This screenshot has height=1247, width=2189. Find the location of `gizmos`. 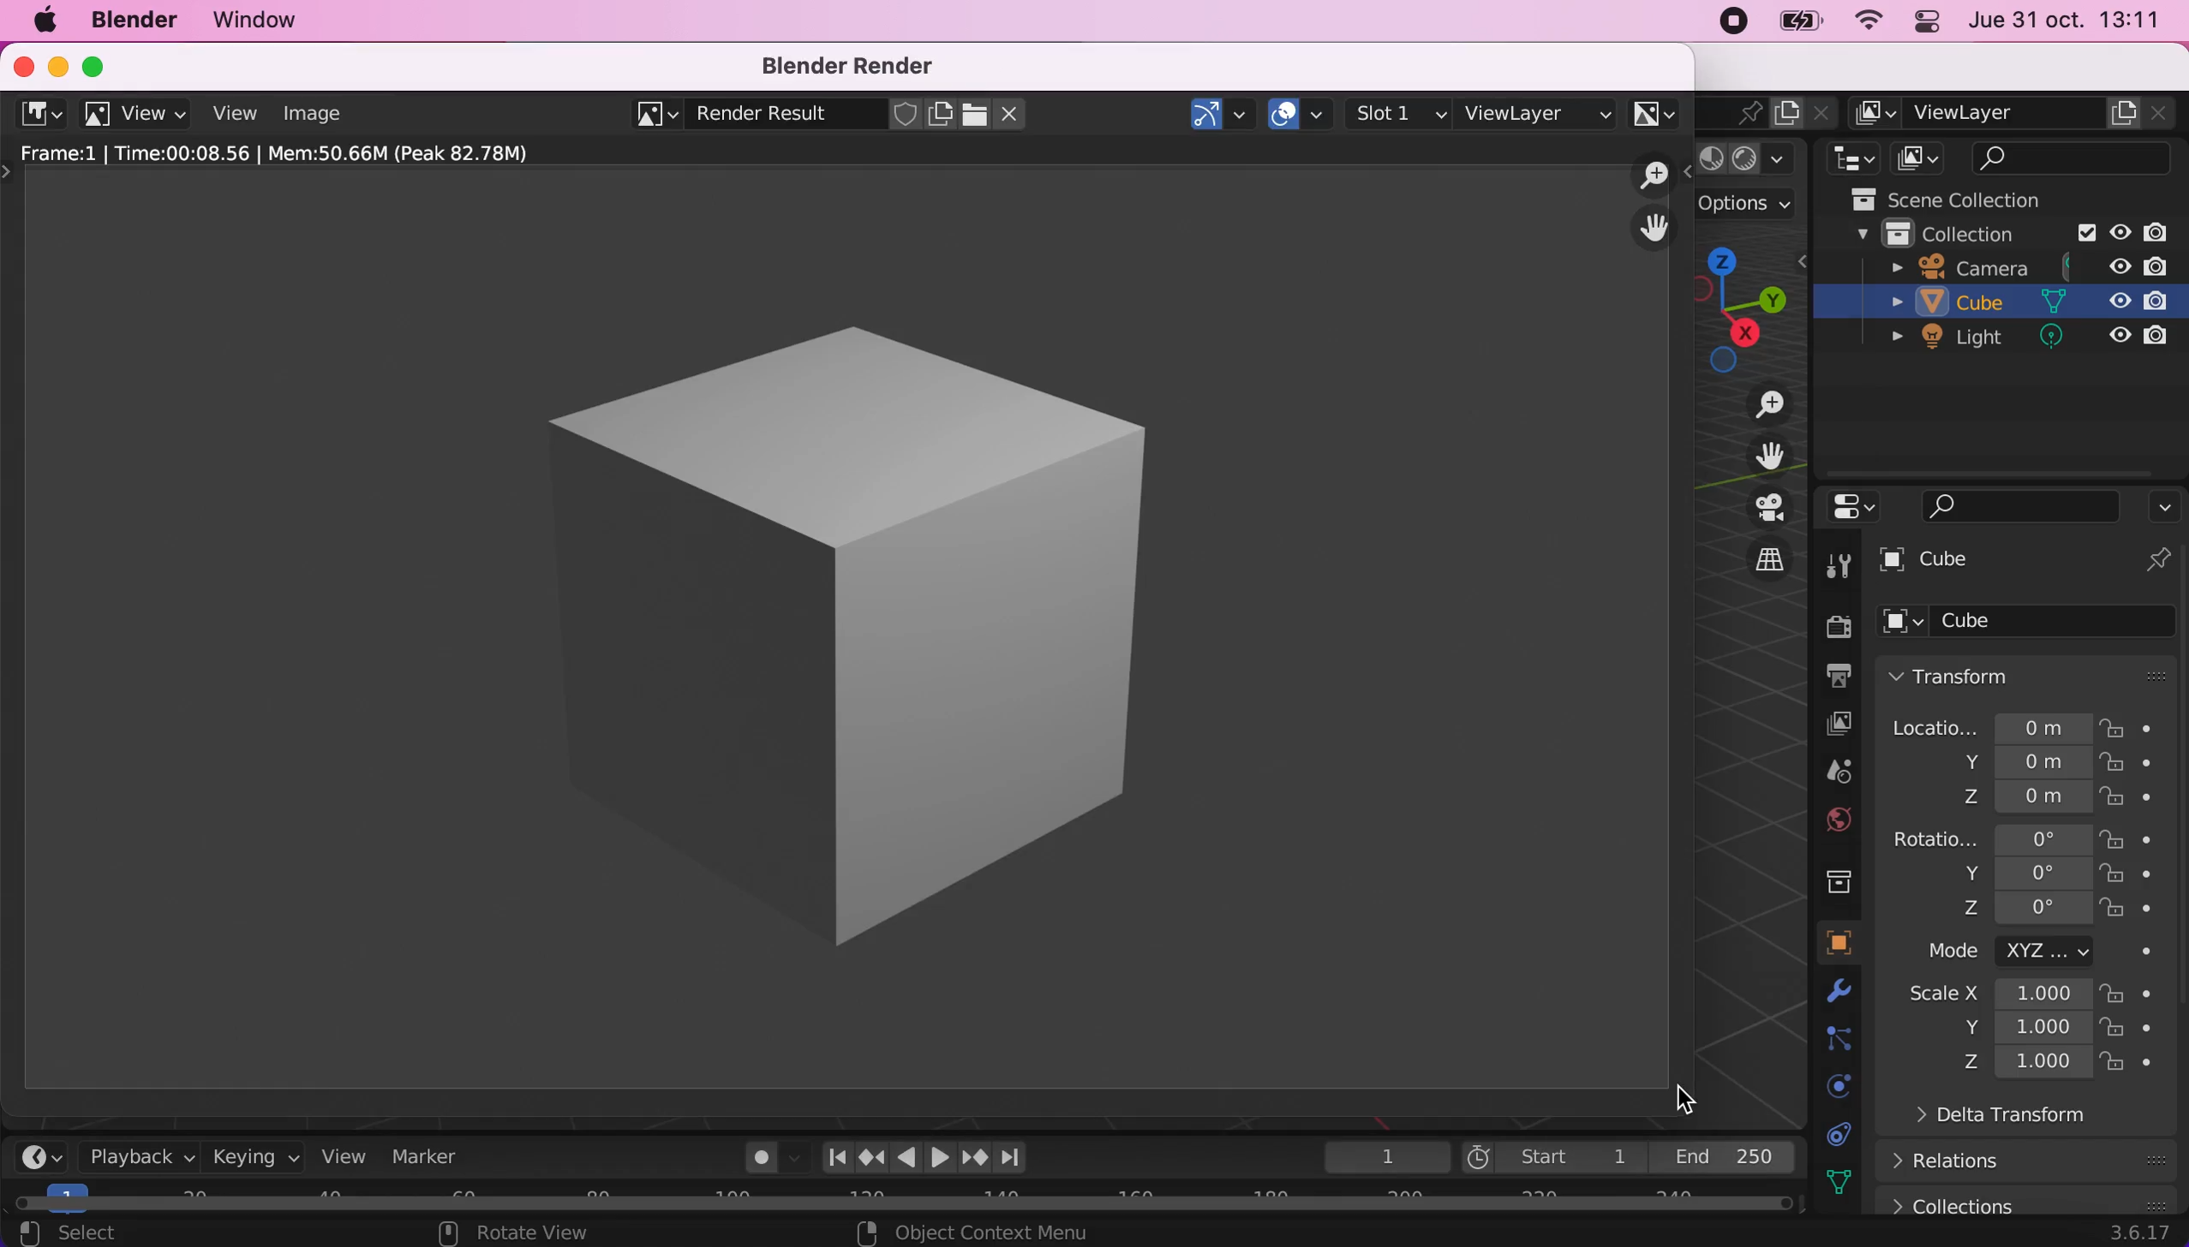

gizmos is located at coordinates (1222, 114).